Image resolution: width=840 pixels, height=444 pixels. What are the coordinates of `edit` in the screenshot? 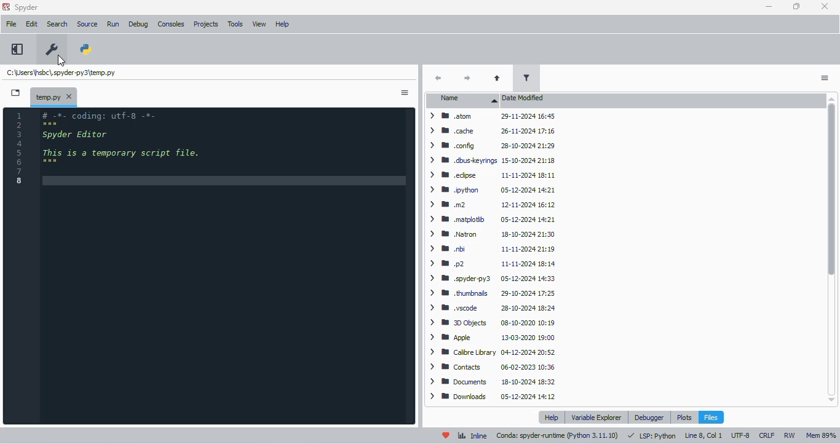 It's located at (32, 24).